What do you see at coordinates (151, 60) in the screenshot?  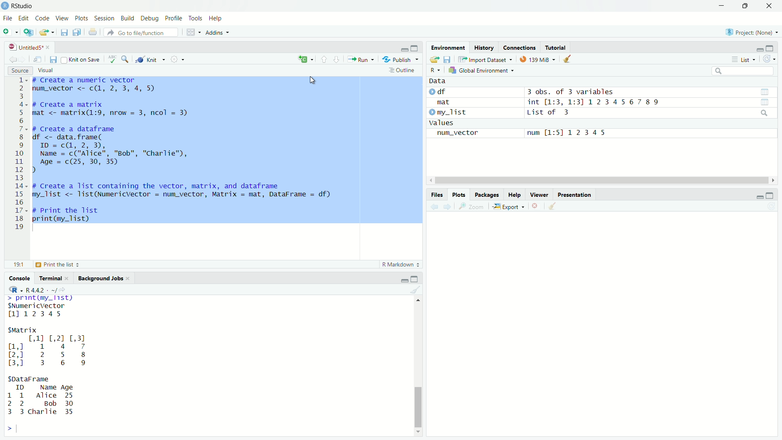 I see `Knit` at bounding box center [151, 60].